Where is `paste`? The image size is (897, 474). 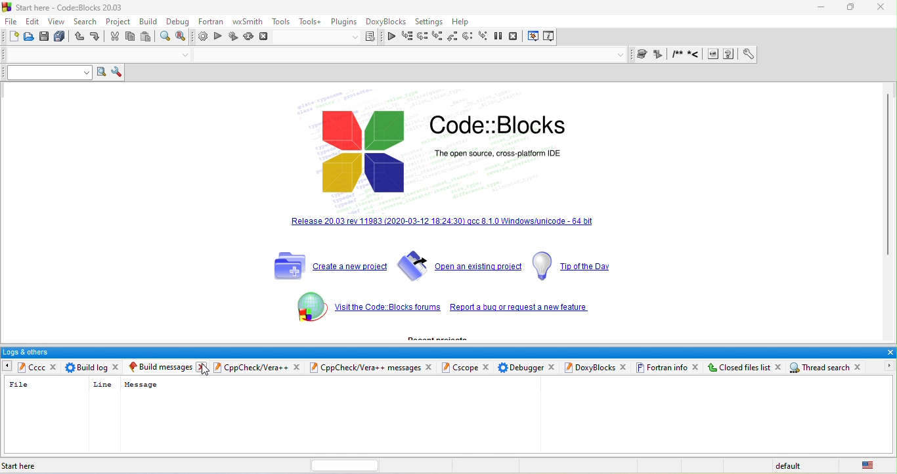 paste is located at coordinates (146, 37).